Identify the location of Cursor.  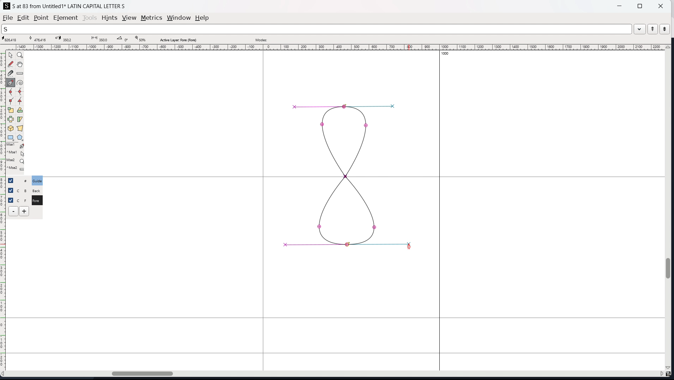
(409, 246).